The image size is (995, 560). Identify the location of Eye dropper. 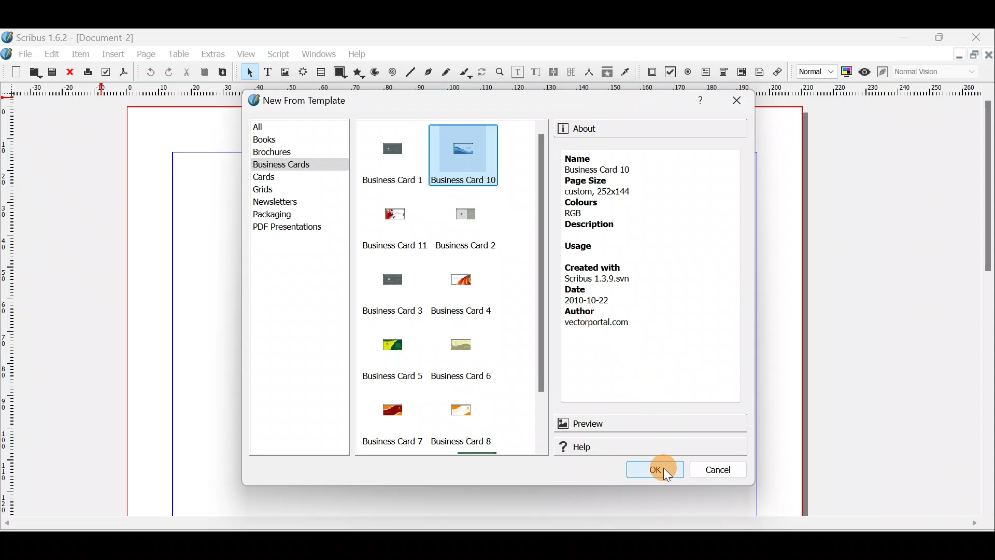
(627, 71).